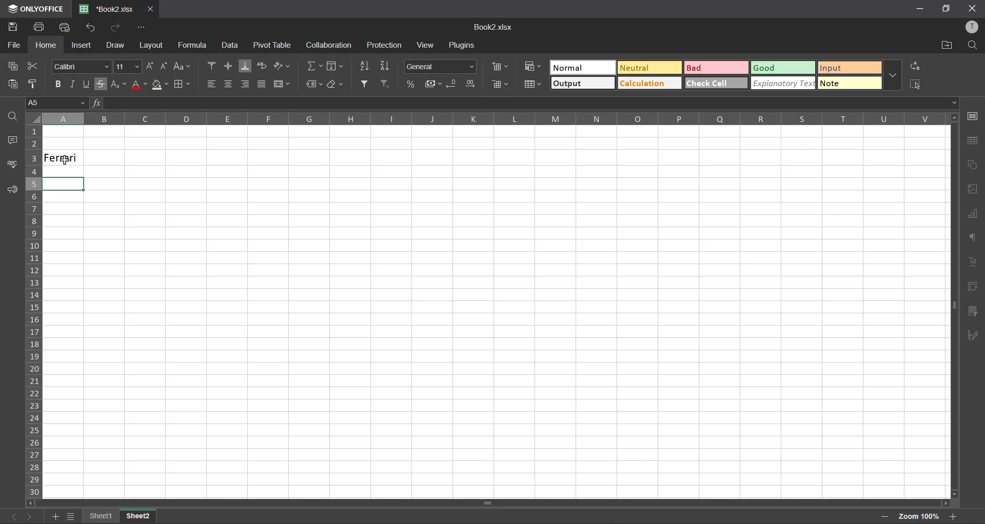  I want to click on wrap text, so click(263, 65).